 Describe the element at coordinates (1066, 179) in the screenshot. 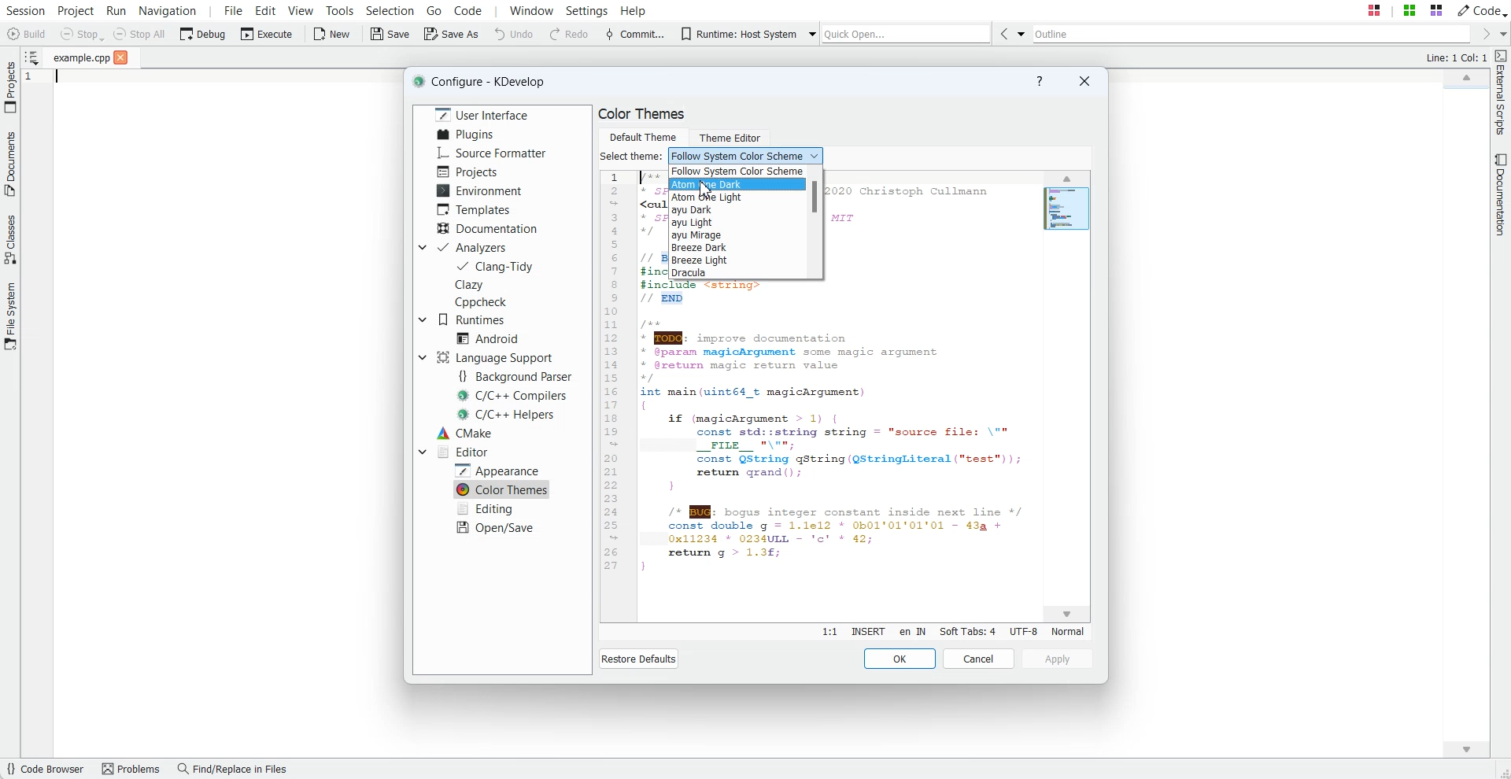

I see `Cursor` at that location.